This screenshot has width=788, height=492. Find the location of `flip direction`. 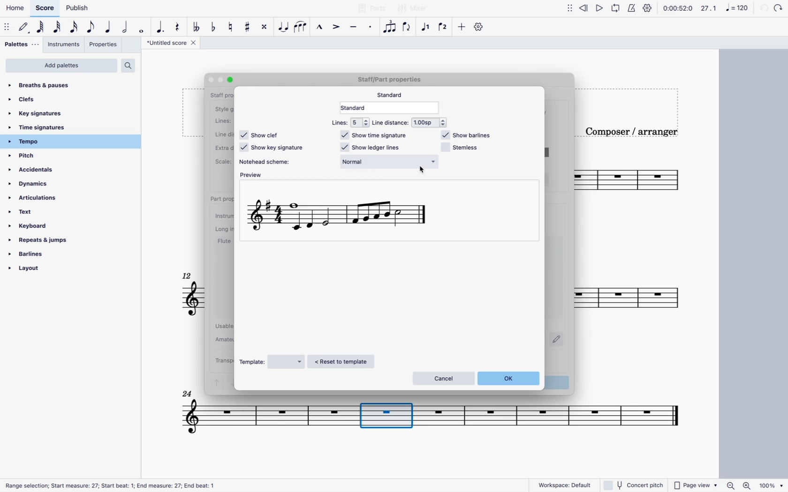

flip direction is located at coordinates (408, 27).